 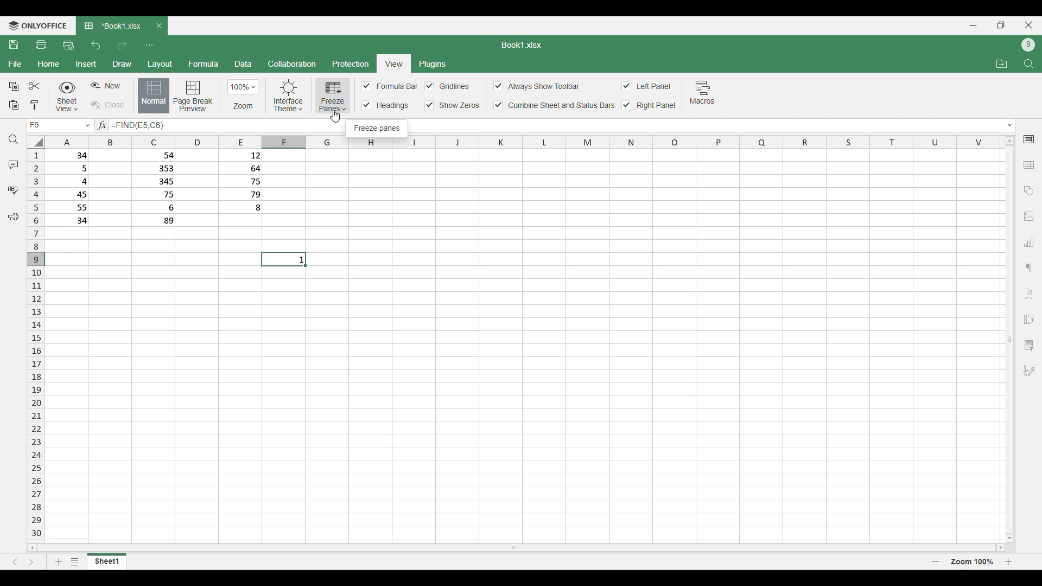 What do you see at coordinates (41, 44) in the screenshot?
I see `Print file` at bounding box center [41, 44].